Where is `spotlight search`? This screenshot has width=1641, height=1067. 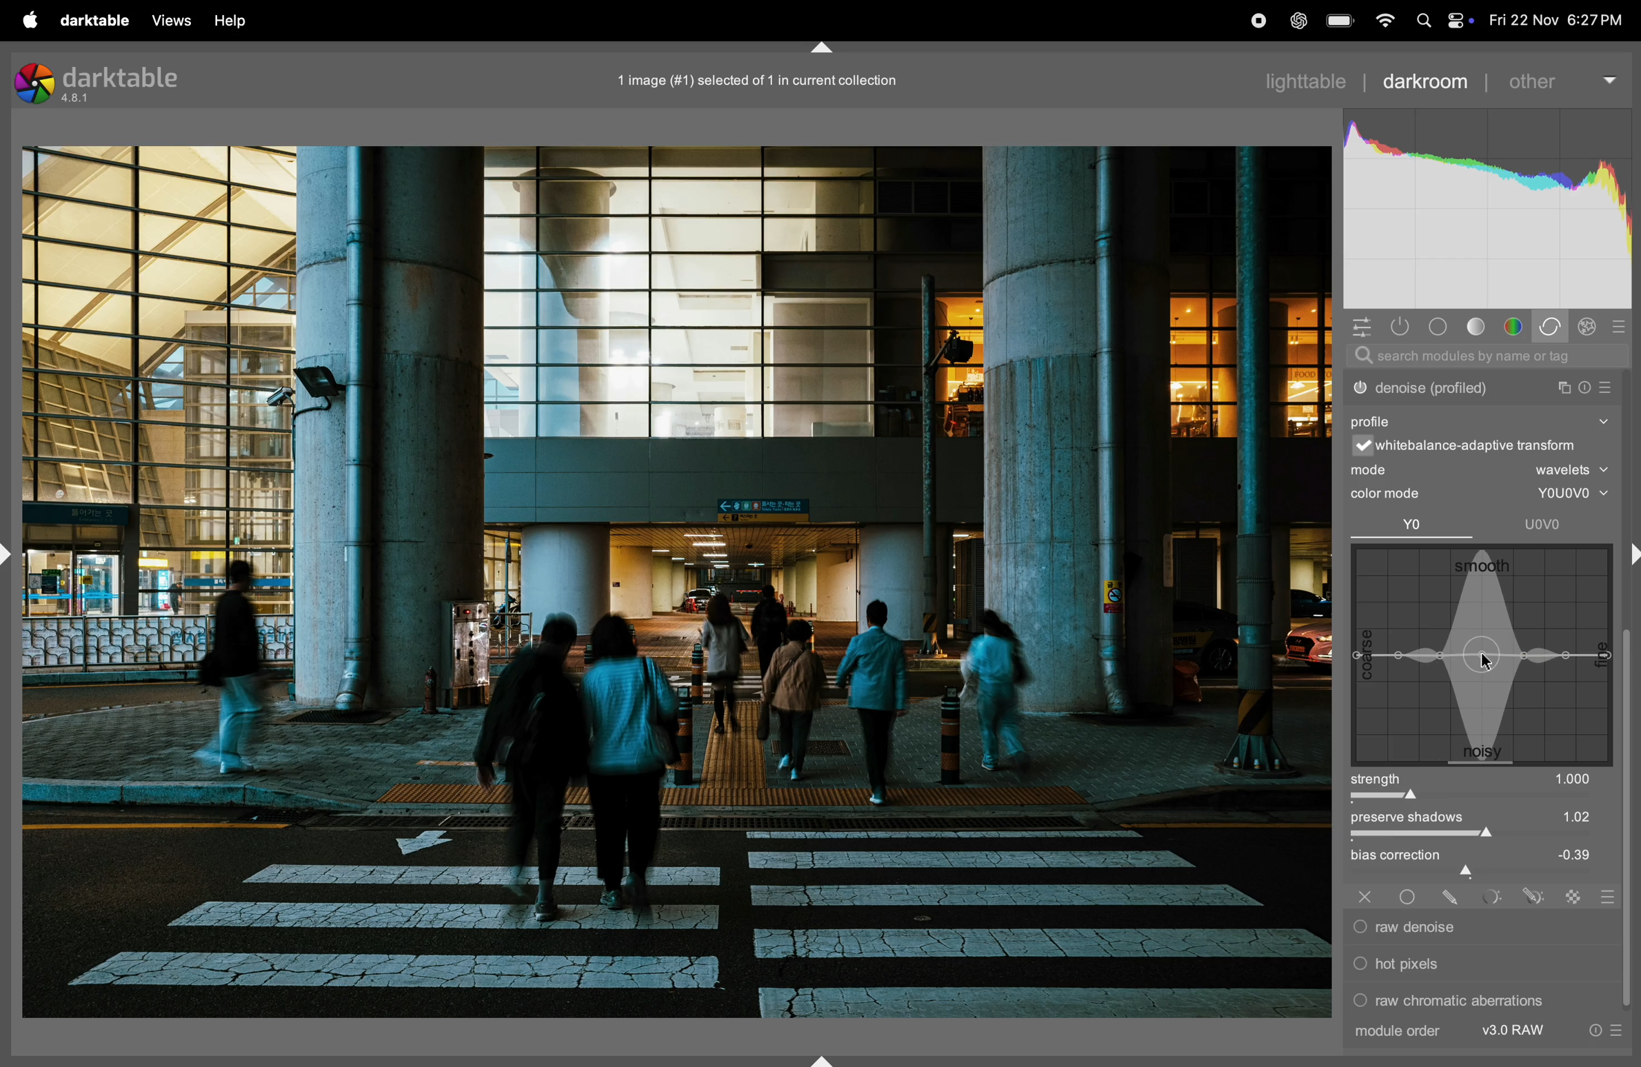
spotlight search is located at coordinates (1424, 23).